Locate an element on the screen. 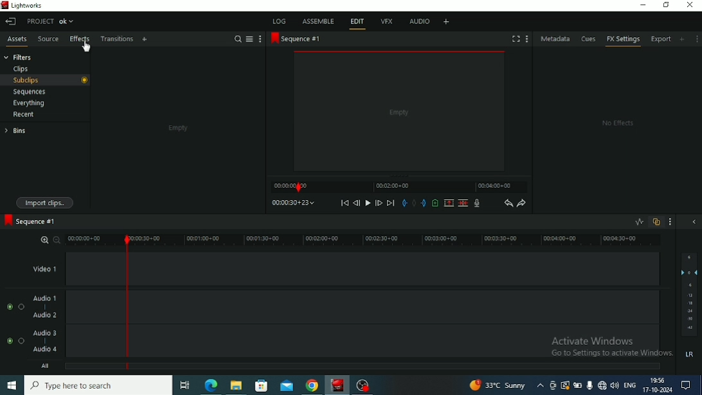  Add a cue at the current position is located at coordinates (435, 203).